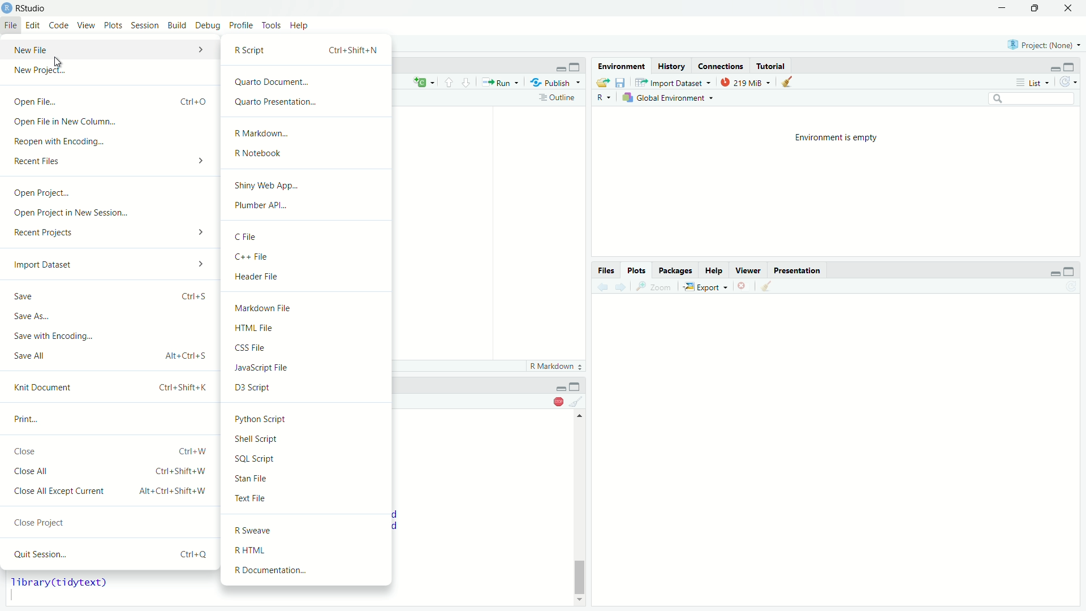  I want to click on Close All Except Current, so click(113, 490).